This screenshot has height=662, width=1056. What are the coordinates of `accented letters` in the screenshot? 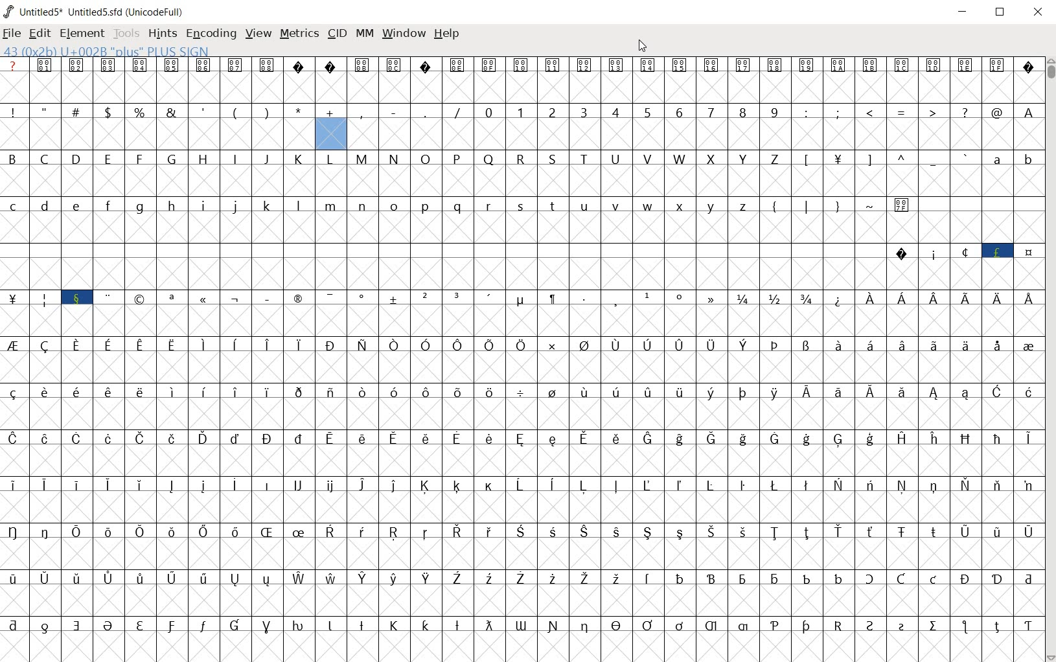 It's located at (317, 592).